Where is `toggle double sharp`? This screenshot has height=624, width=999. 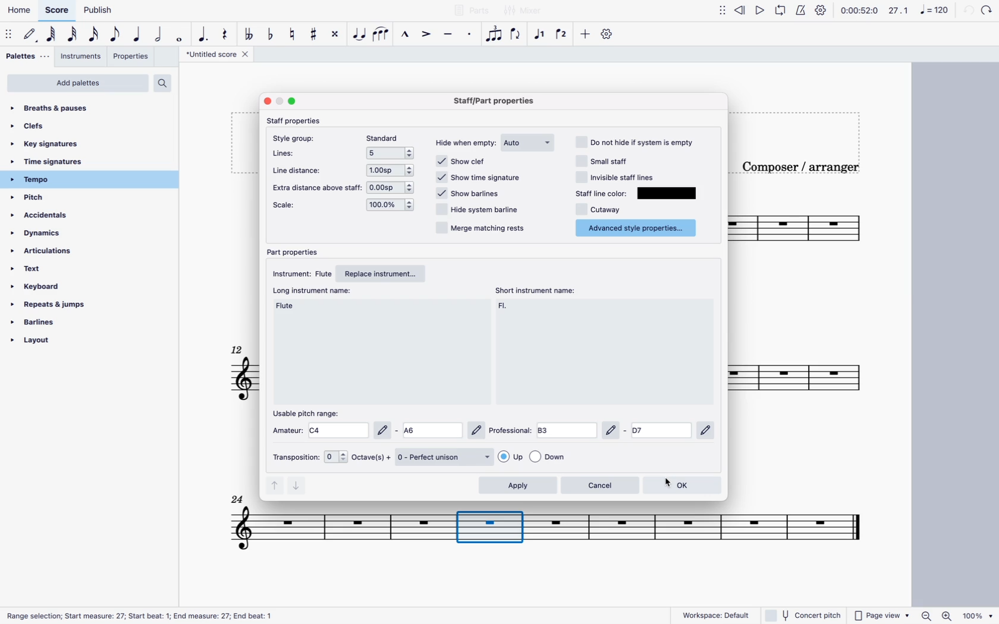
toggle double sharp is located at coordinates (334, 34).